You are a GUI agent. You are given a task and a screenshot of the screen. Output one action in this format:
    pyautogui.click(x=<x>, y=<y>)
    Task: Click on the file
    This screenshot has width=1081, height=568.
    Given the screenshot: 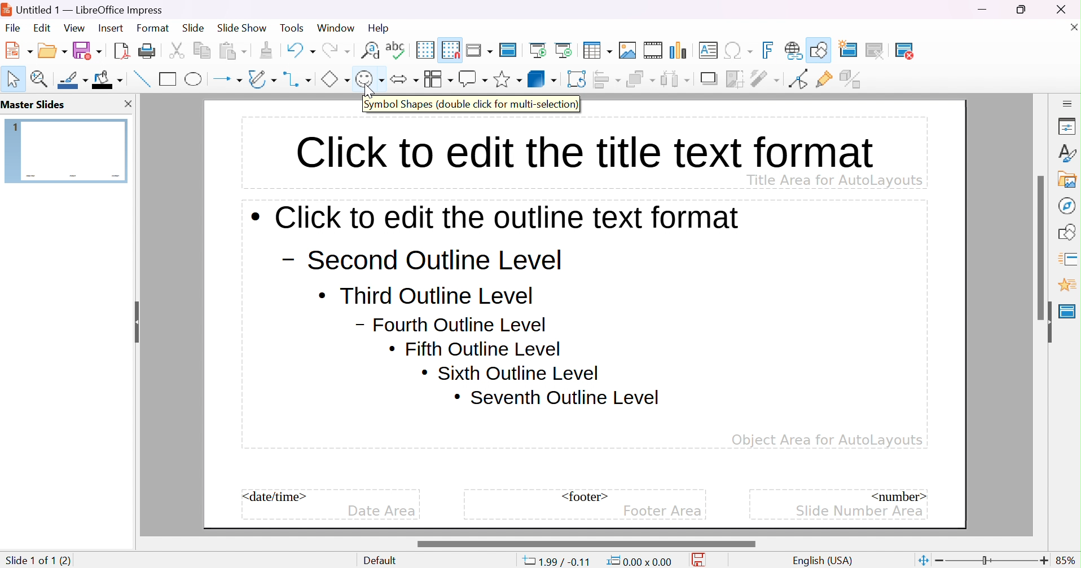 What is the action you would take?
    pyautogui.click(x=13, y=28)
    